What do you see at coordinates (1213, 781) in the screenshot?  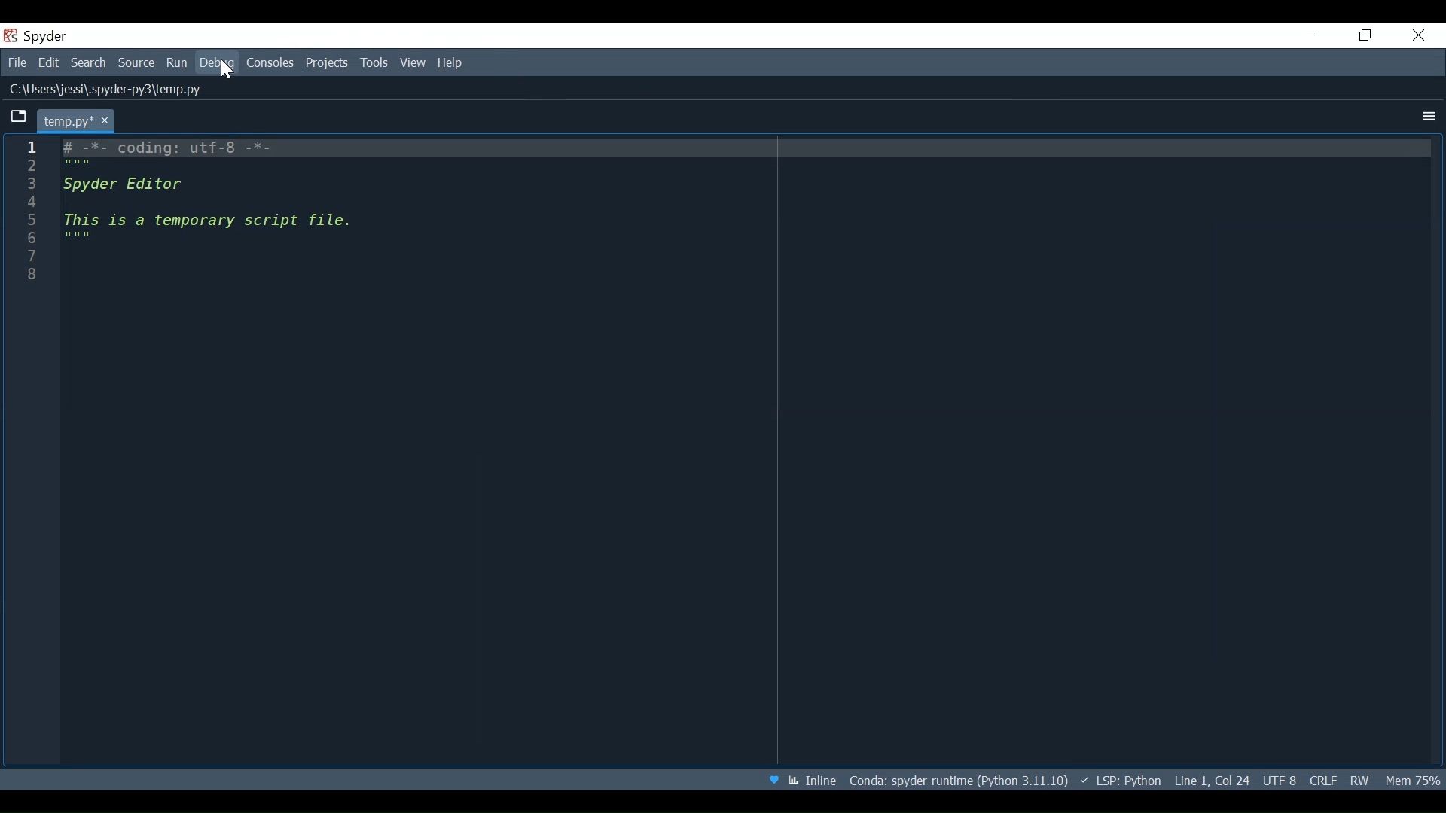 I see `Cursor position` at bounding box center [1213, 781].